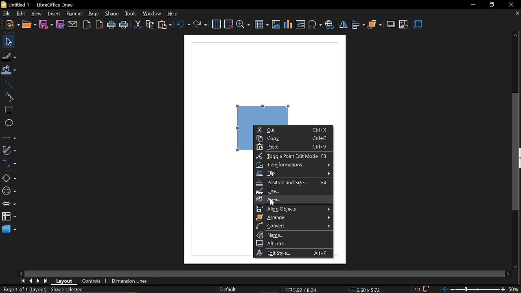 The width and height of the screenshot is (521, 293). What do you see at coordinates (9, 205) in the screenshot?
I see `arrows` at bounding box center [9, 205].